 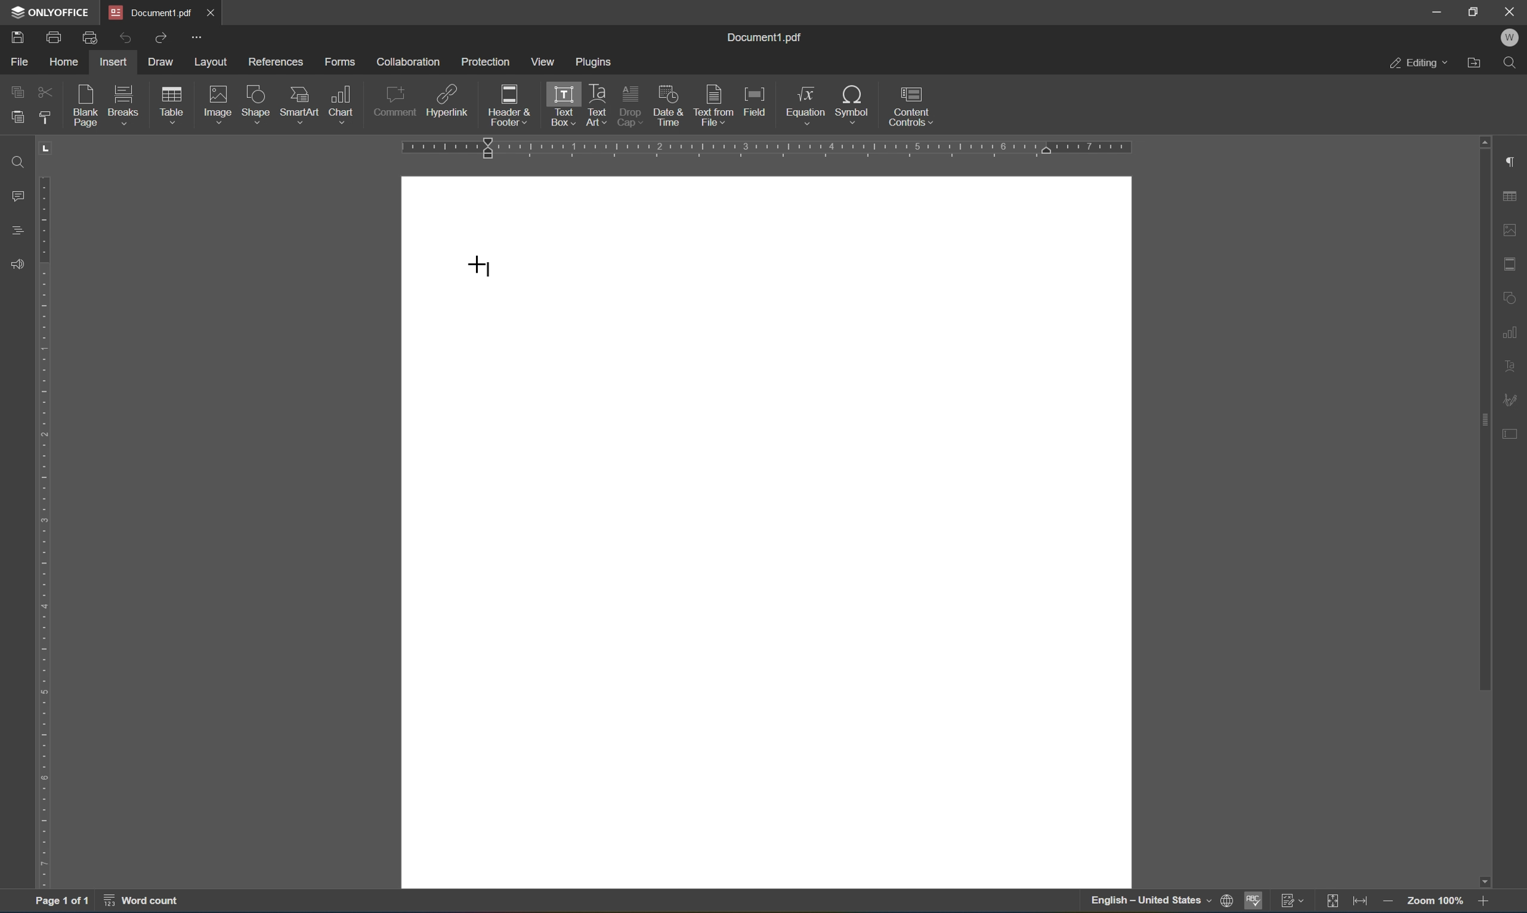 What do you see at coordinates (89, 107) in the screenshot?
I see `blank page` at bounding box center [89, 107].